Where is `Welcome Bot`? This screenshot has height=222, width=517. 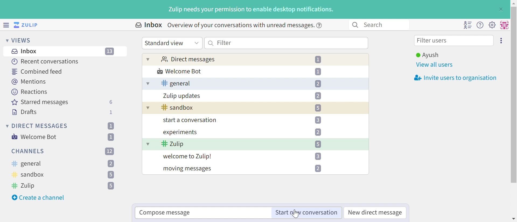 Welcome Bot is located at coordinates (180, 72).